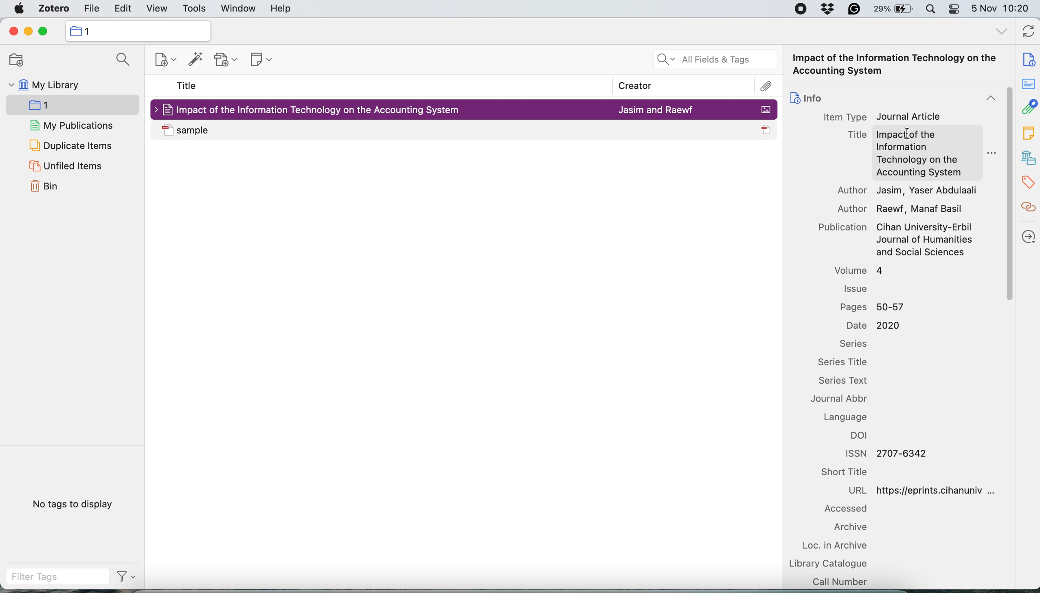 This screenshot has width=1040, height=593. What do you see at coordinates (926, 240) in the screenshot?
I see `Cihan University-Erbil Journal of Humanities and Social Sciences` at bounding box center [926, 240].